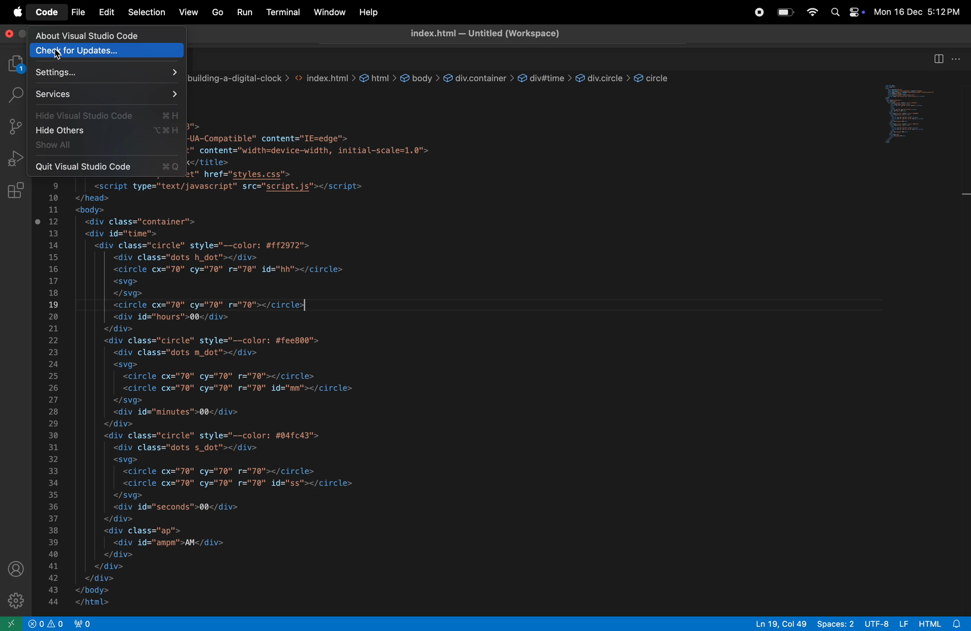 The width and height of the screenshot is (971, 631). I want to click on </div>, so click(98, 578).